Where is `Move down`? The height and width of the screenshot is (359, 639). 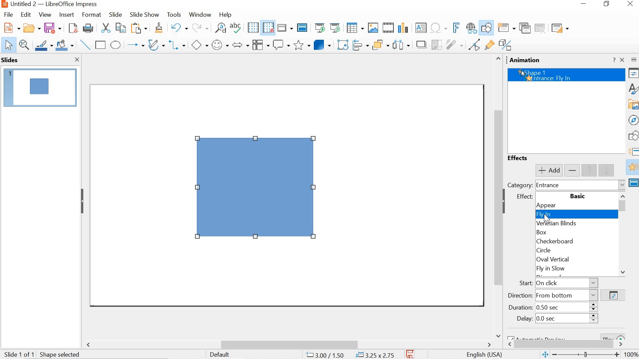
Move down is located at coordinates (623, 272).